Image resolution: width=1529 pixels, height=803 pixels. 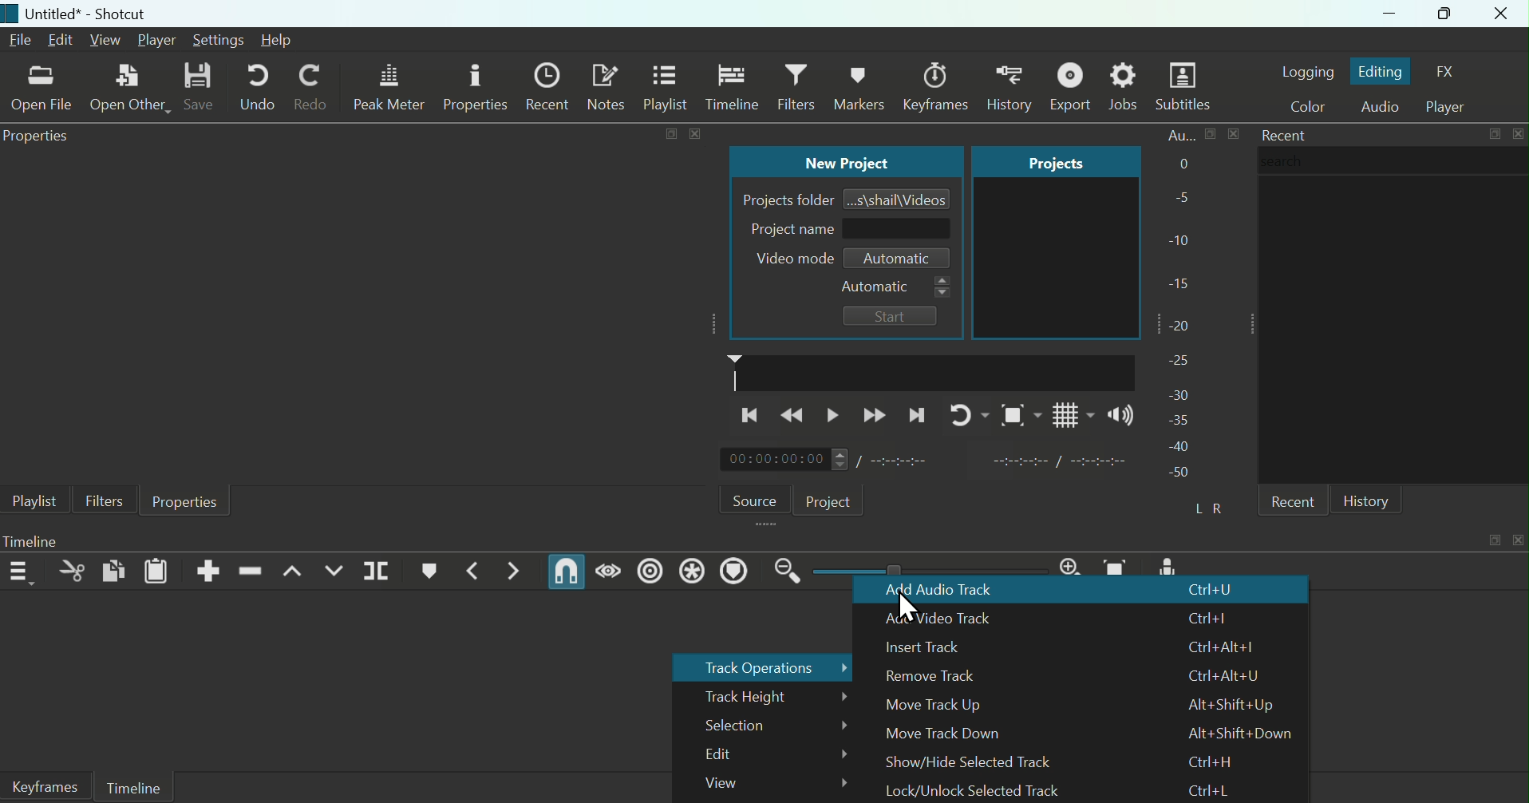 I want to click on Grid layout, so click(x=1072, y=413).